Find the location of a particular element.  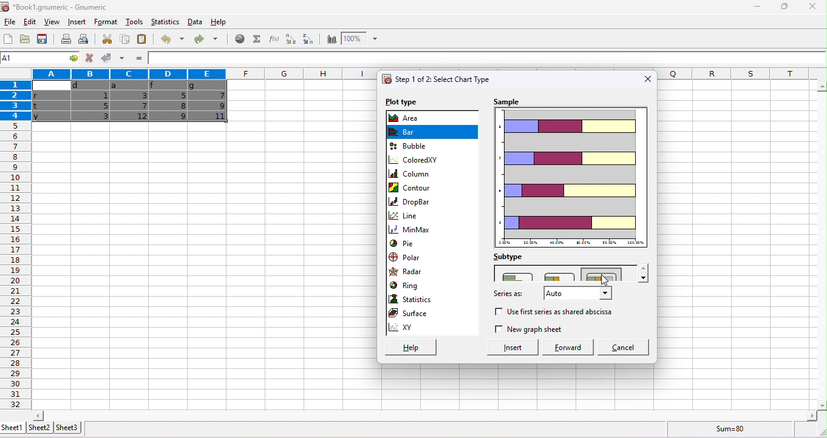

= is located at coordinates (140, 58).